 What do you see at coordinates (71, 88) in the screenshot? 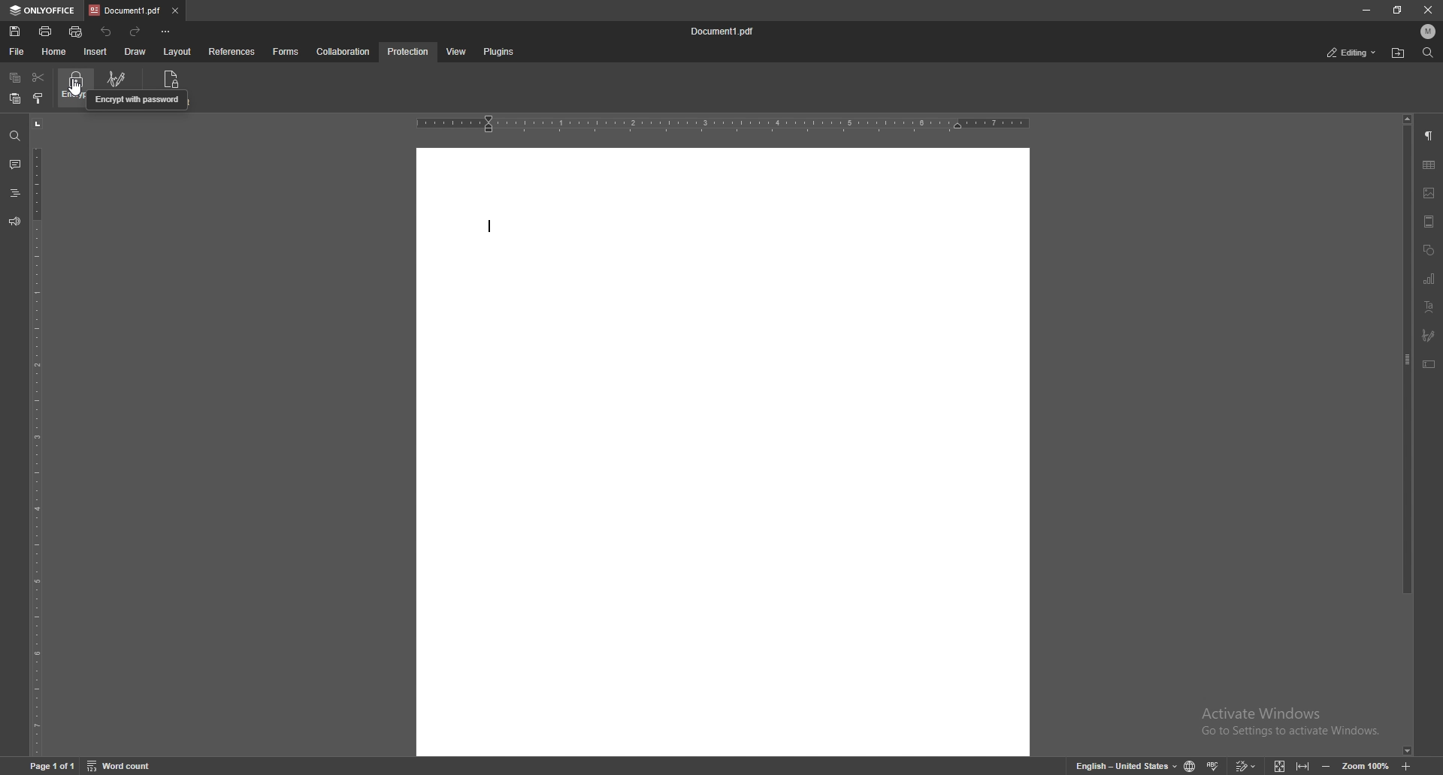
I see `encrypt` at bounding box center [71, 88].